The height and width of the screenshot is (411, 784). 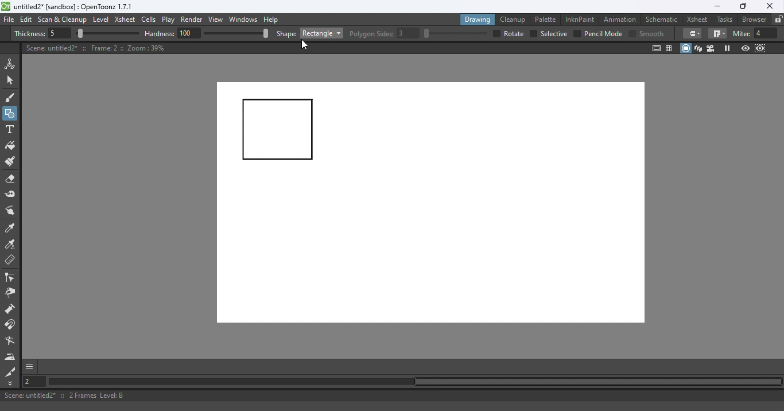 What do you see at coordinates (10, 294) in the screenshot?
I see `Pinch tool` at bounding box center [10, 294].